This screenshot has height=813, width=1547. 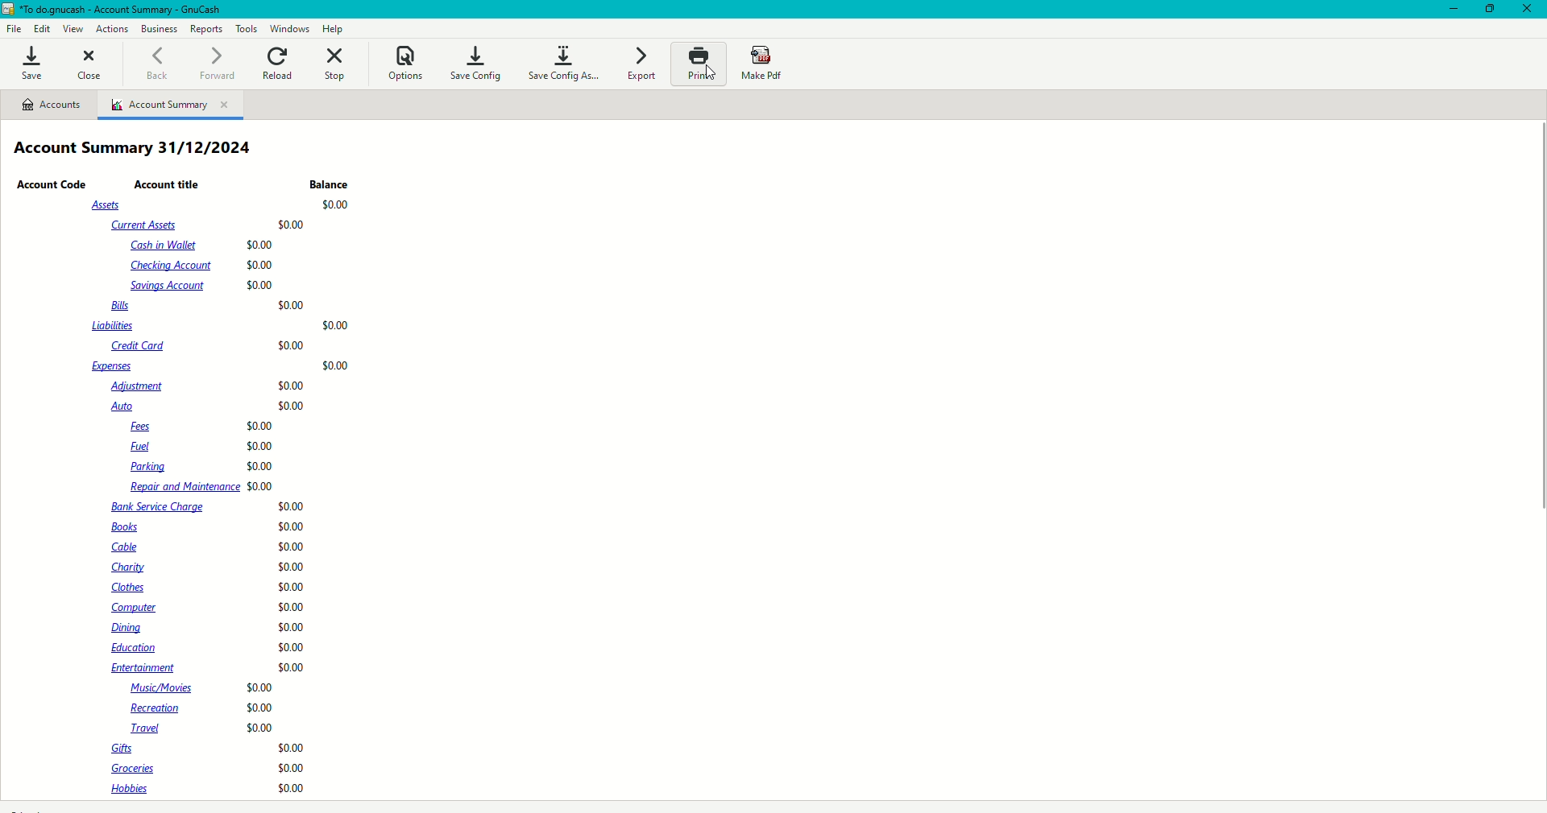 I want to click on Account Summary, so click(x=138, y=150).